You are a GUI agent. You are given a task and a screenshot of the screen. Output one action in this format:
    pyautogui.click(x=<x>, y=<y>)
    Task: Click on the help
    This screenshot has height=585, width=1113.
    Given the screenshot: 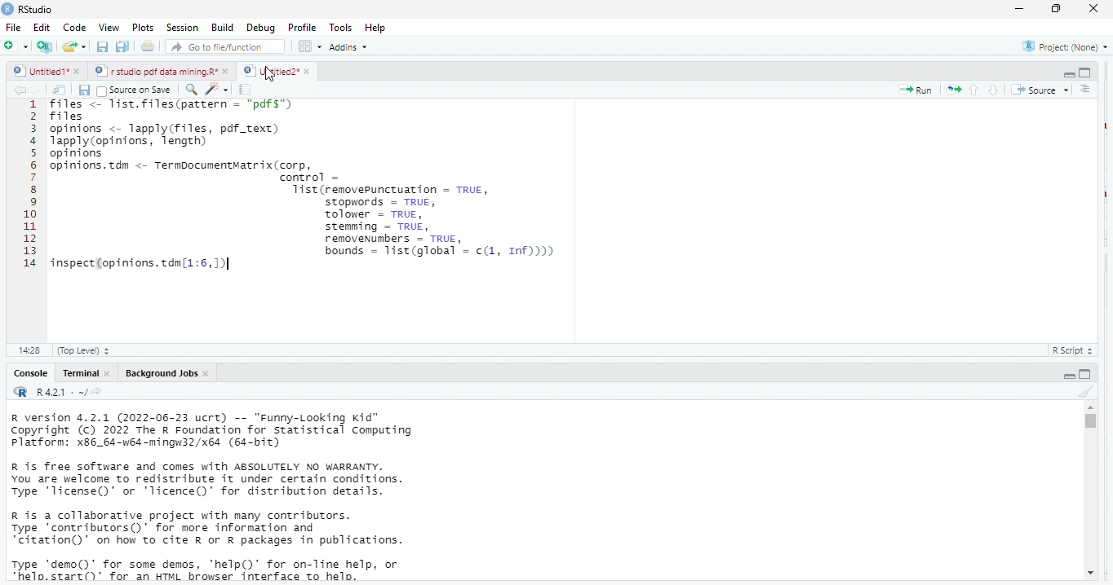 What is the action you would take?
    pyautogui.click(x=381, y=27)
    